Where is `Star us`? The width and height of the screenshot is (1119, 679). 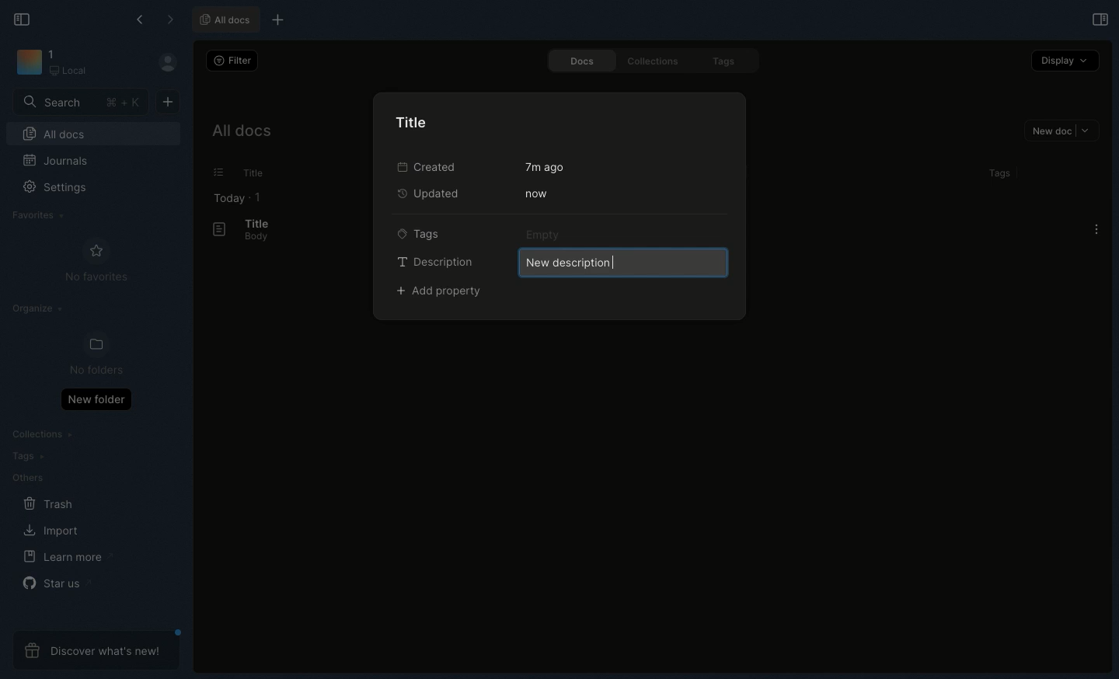 Star us is located at coordinates (55, 583).